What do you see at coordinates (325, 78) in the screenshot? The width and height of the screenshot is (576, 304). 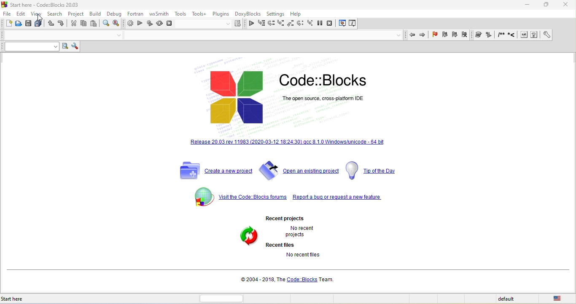 I see `code blocks ` at bounding box center [325, 78].